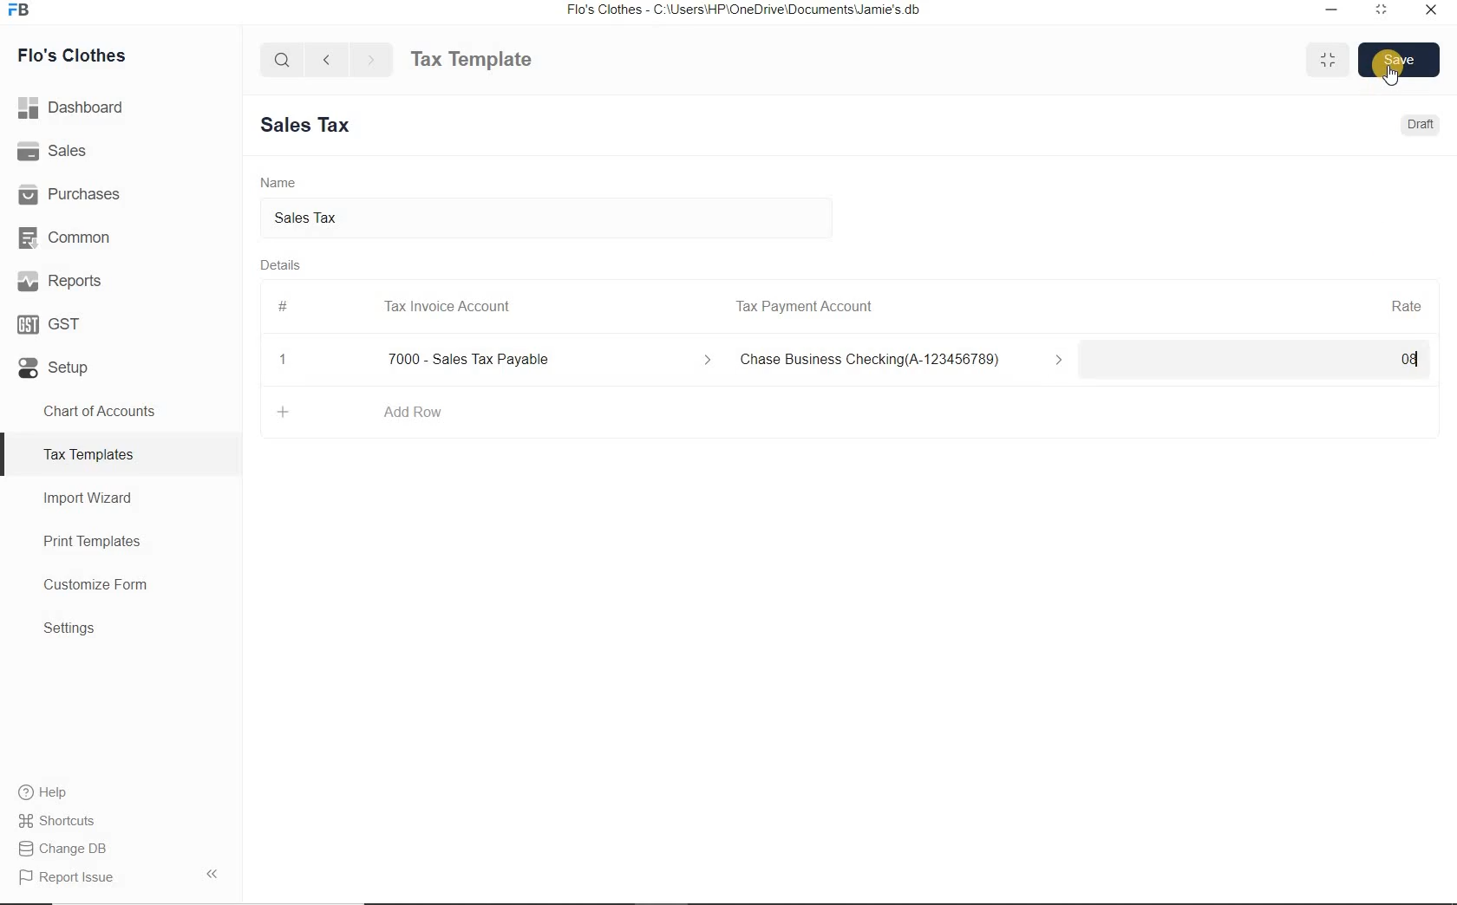 This screenshot has width=1457, height=905. What do you see at coordinates (121, 235) in the screenshot?
I see `Common` at bounding box center [121, 235].